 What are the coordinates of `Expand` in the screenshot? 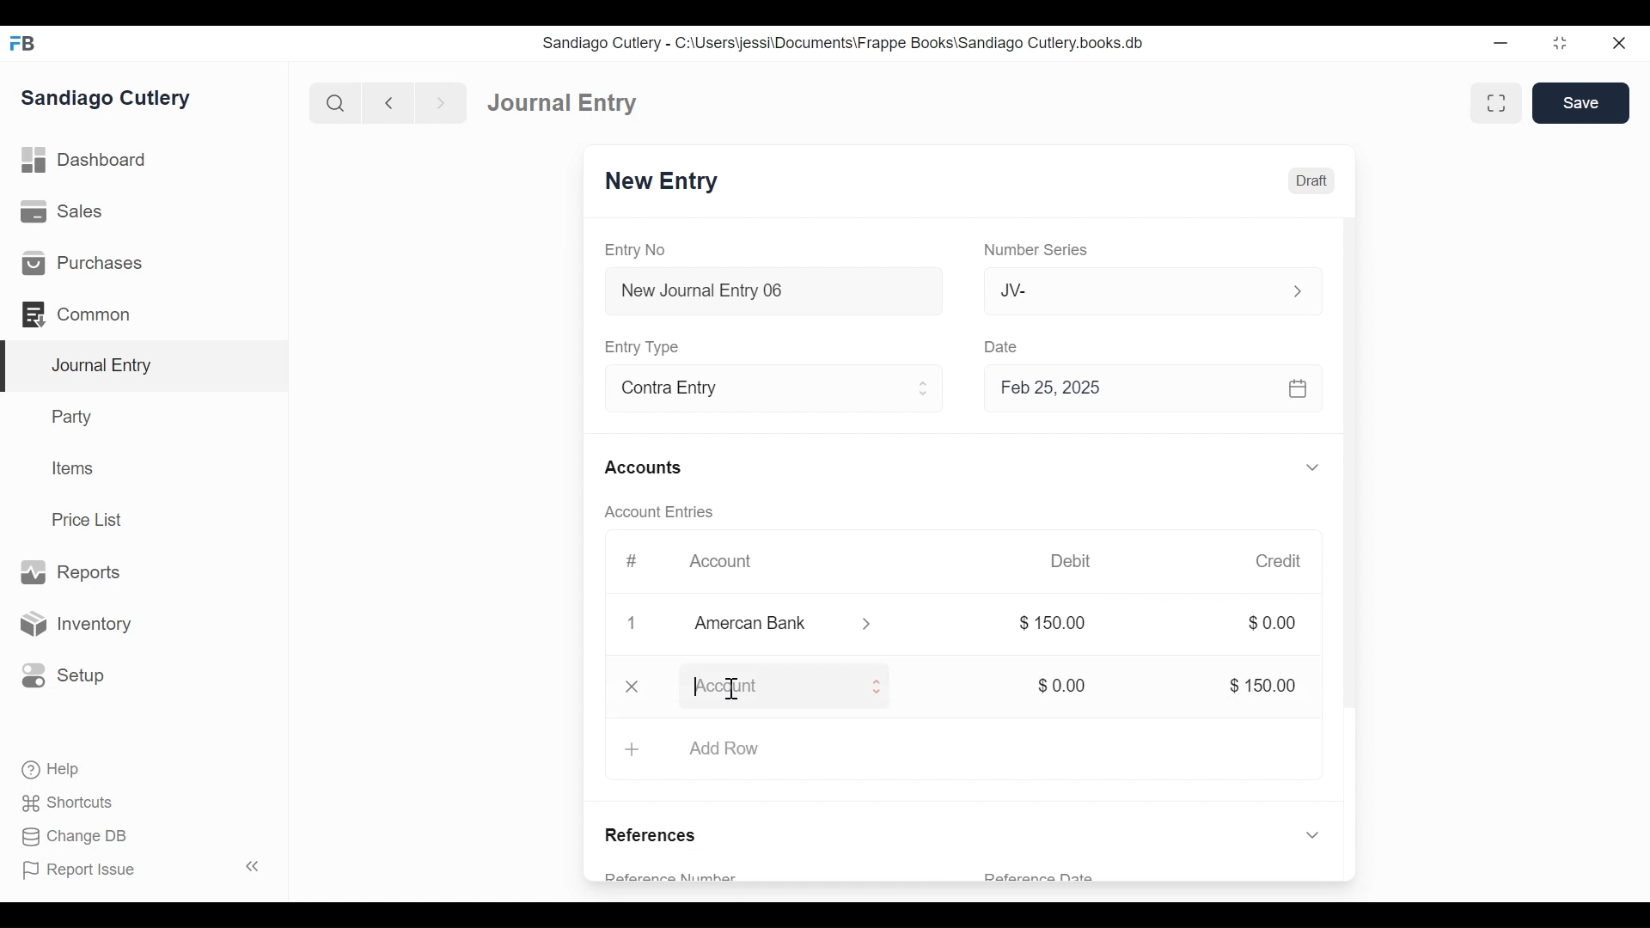 It's located at (877, 689).